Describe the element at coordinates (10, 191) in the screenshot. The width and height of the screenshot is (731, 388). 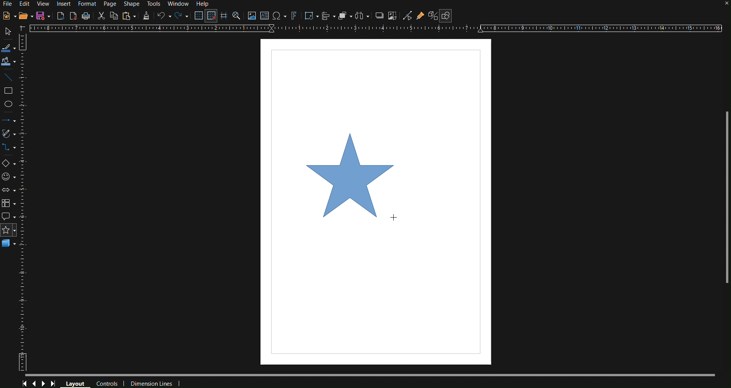
I see `Box Arrows` at that location.